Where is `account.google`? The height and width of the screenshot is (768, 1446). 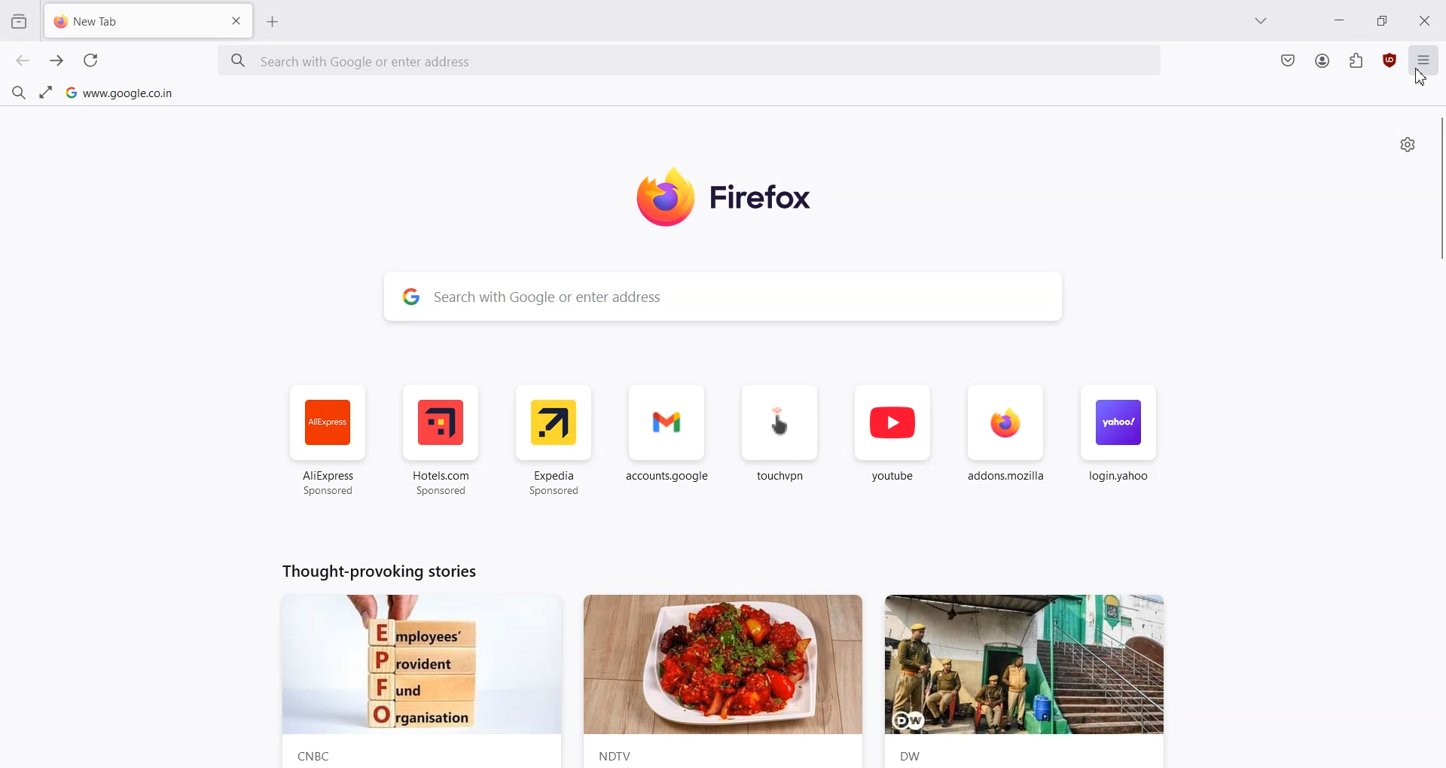 account.google is located at coordinates (669, 441).